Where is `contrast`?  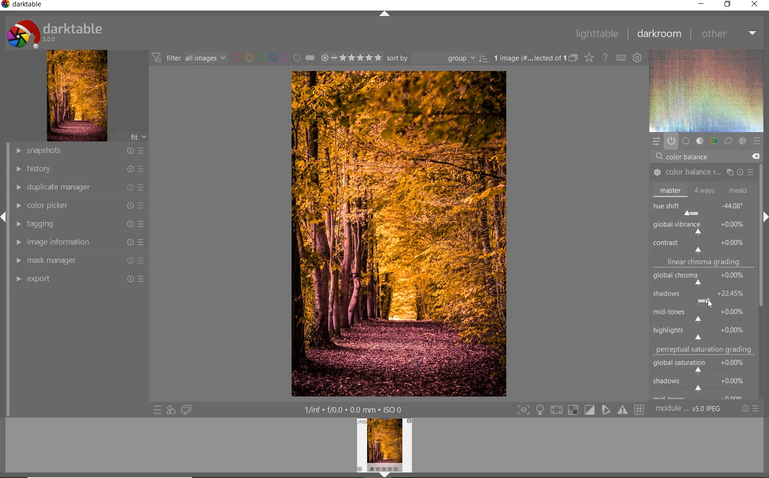 contrast is located at coordinates (702, 245).